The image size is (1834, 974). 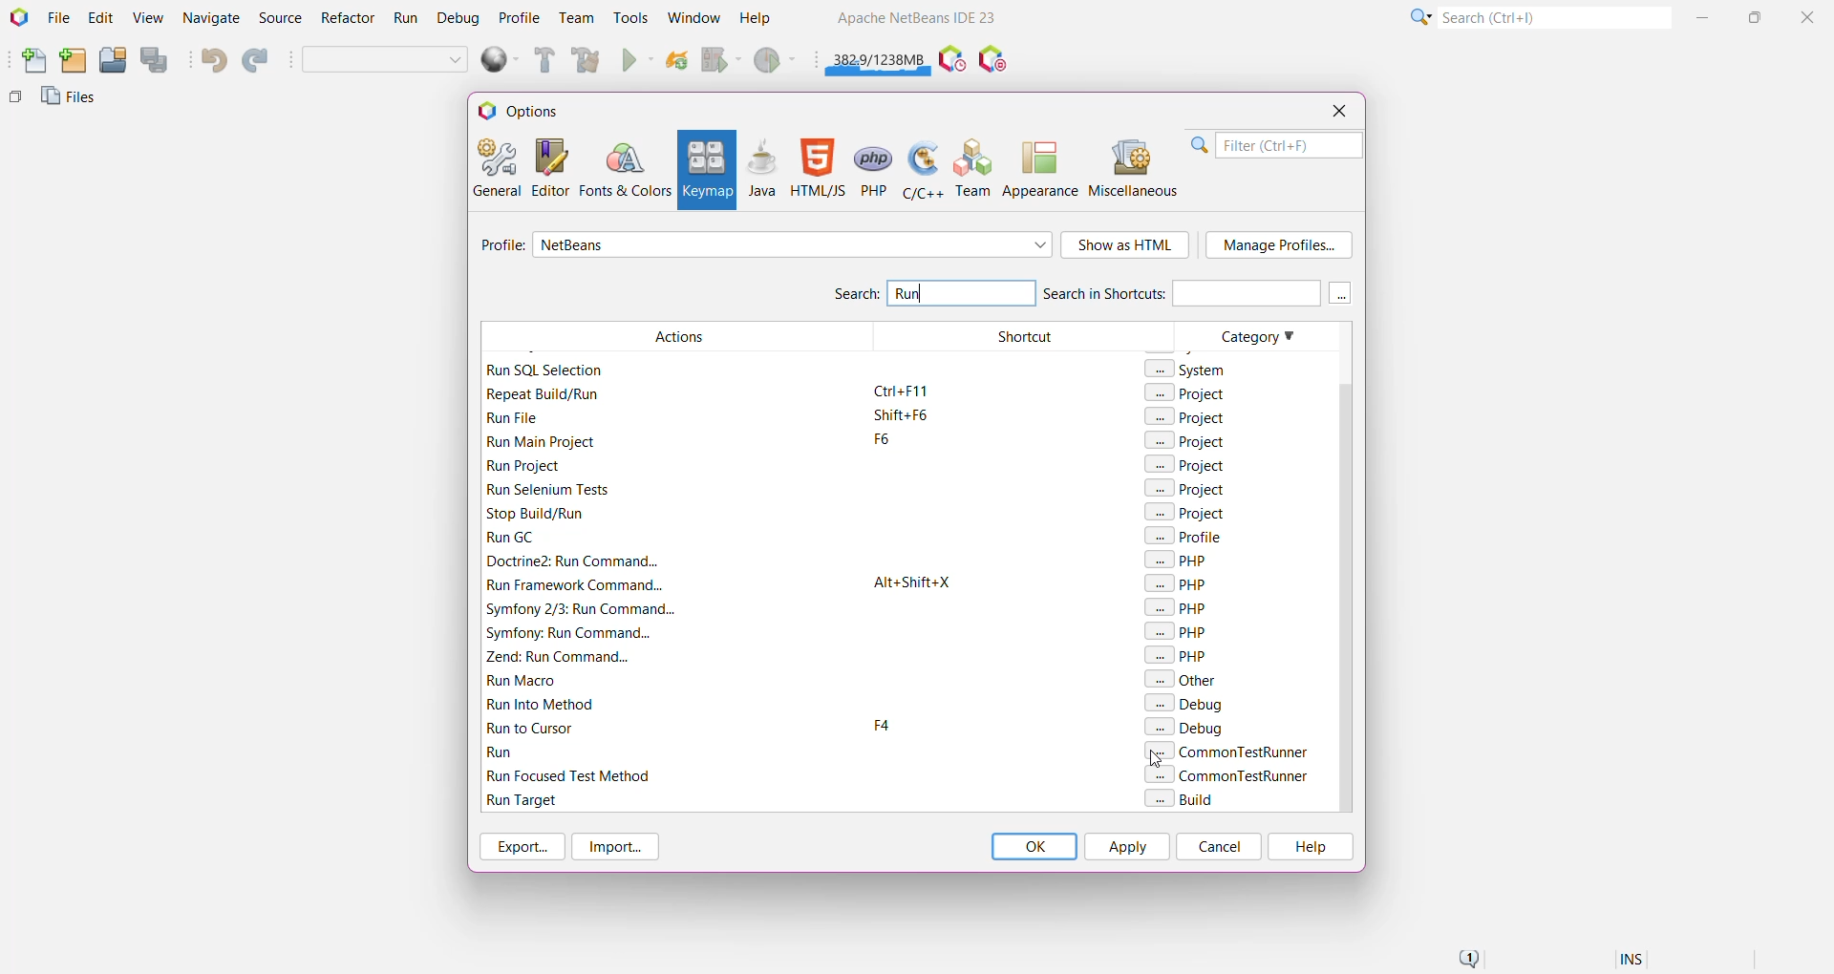 What do you see at coordinates (855, 296) in the screenshot?
I see `Search` at bounding box center [855, 296].